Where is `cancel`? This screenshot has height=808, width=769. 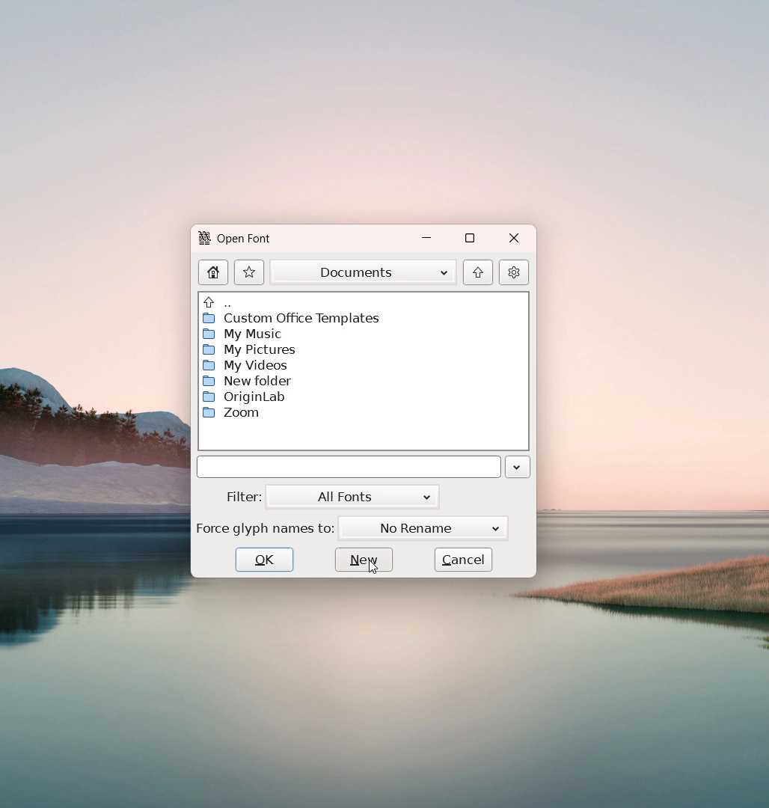
cancel is located at coordinates (463, 559).